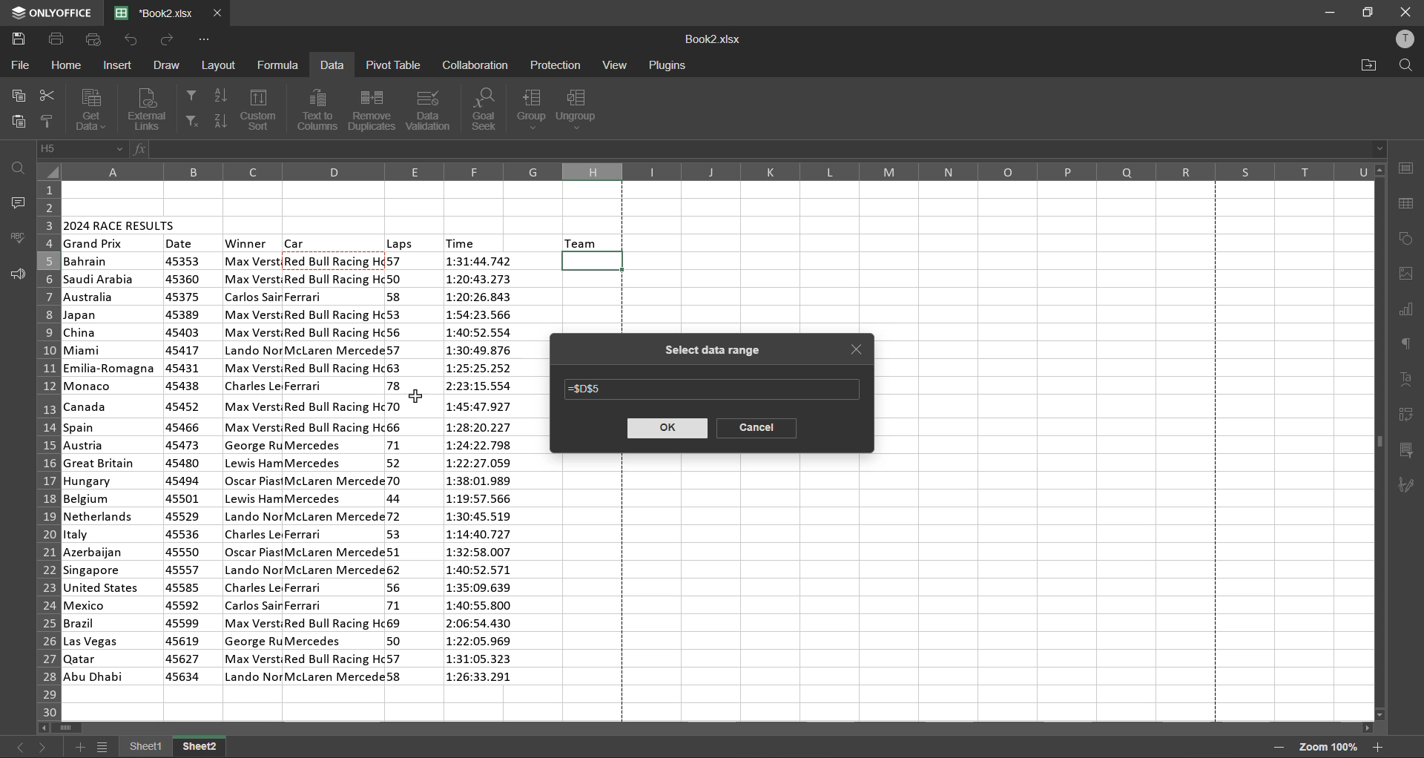 The image size is (1424, 758). I want to click on select data range, so click(708, 351).